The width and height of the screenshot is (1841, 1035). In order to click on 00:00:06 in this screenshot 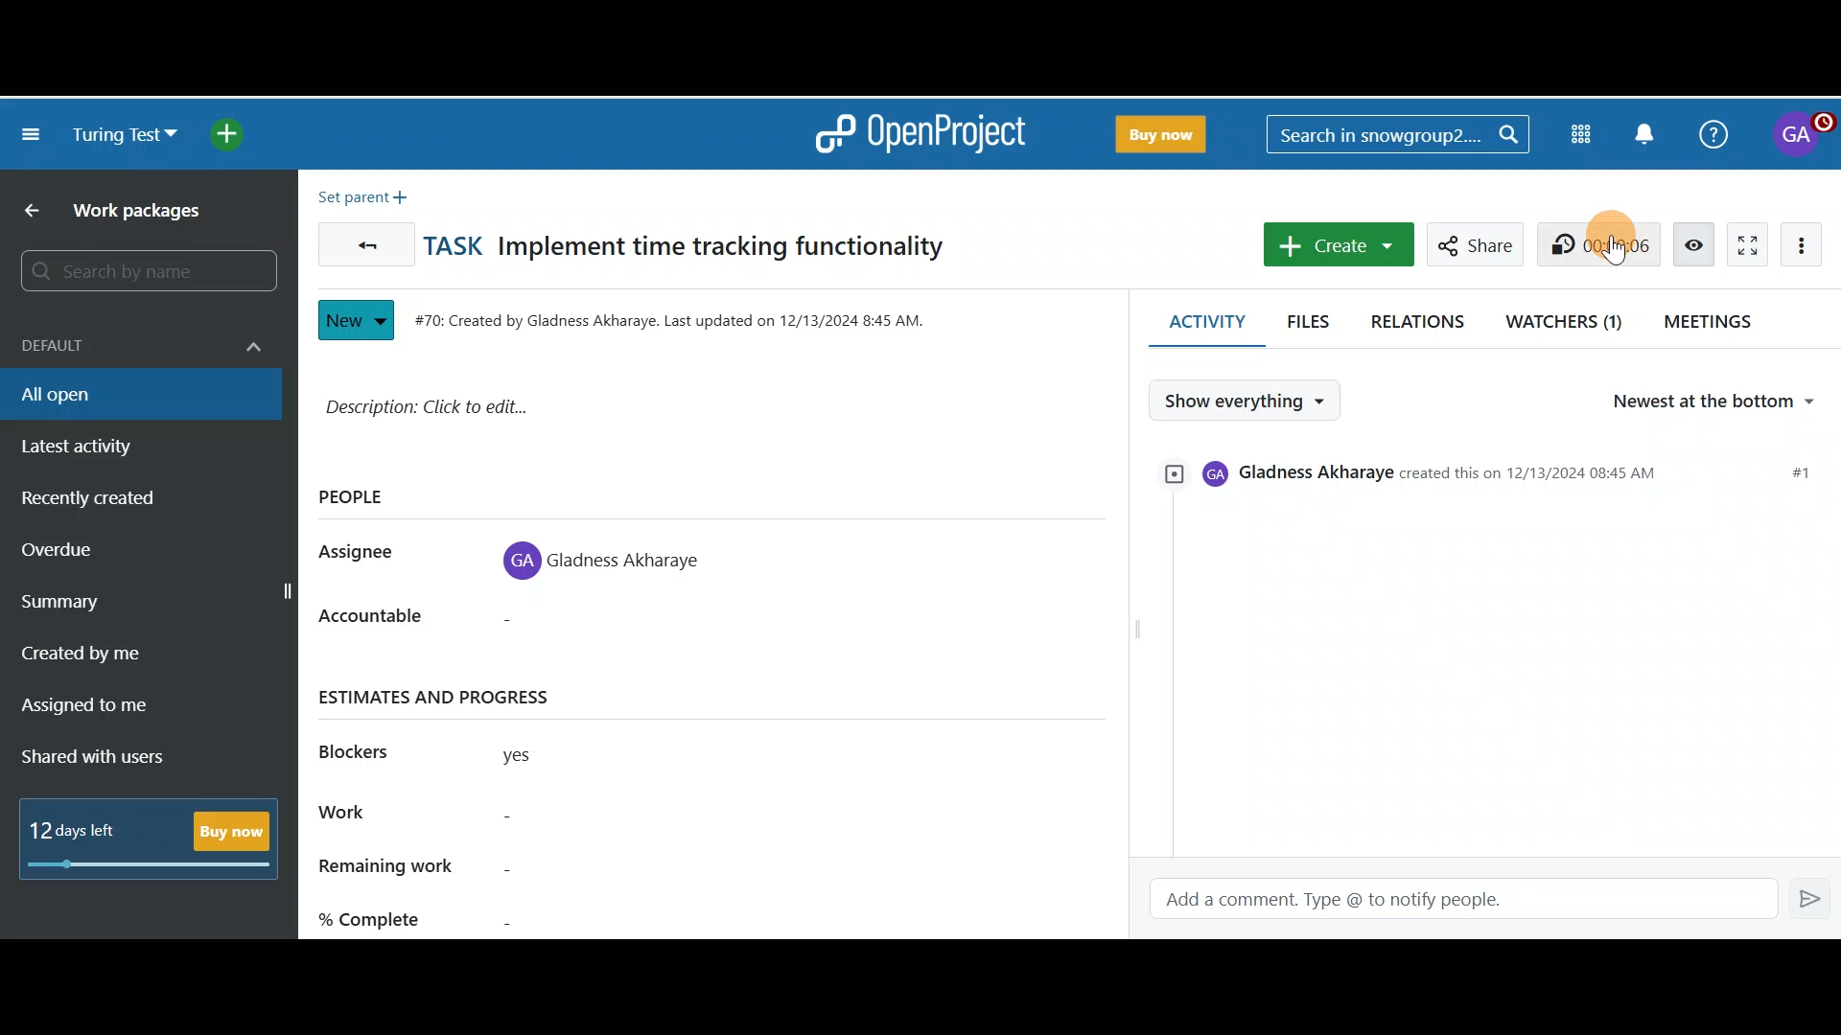, I will do `click(1603, 243)`.